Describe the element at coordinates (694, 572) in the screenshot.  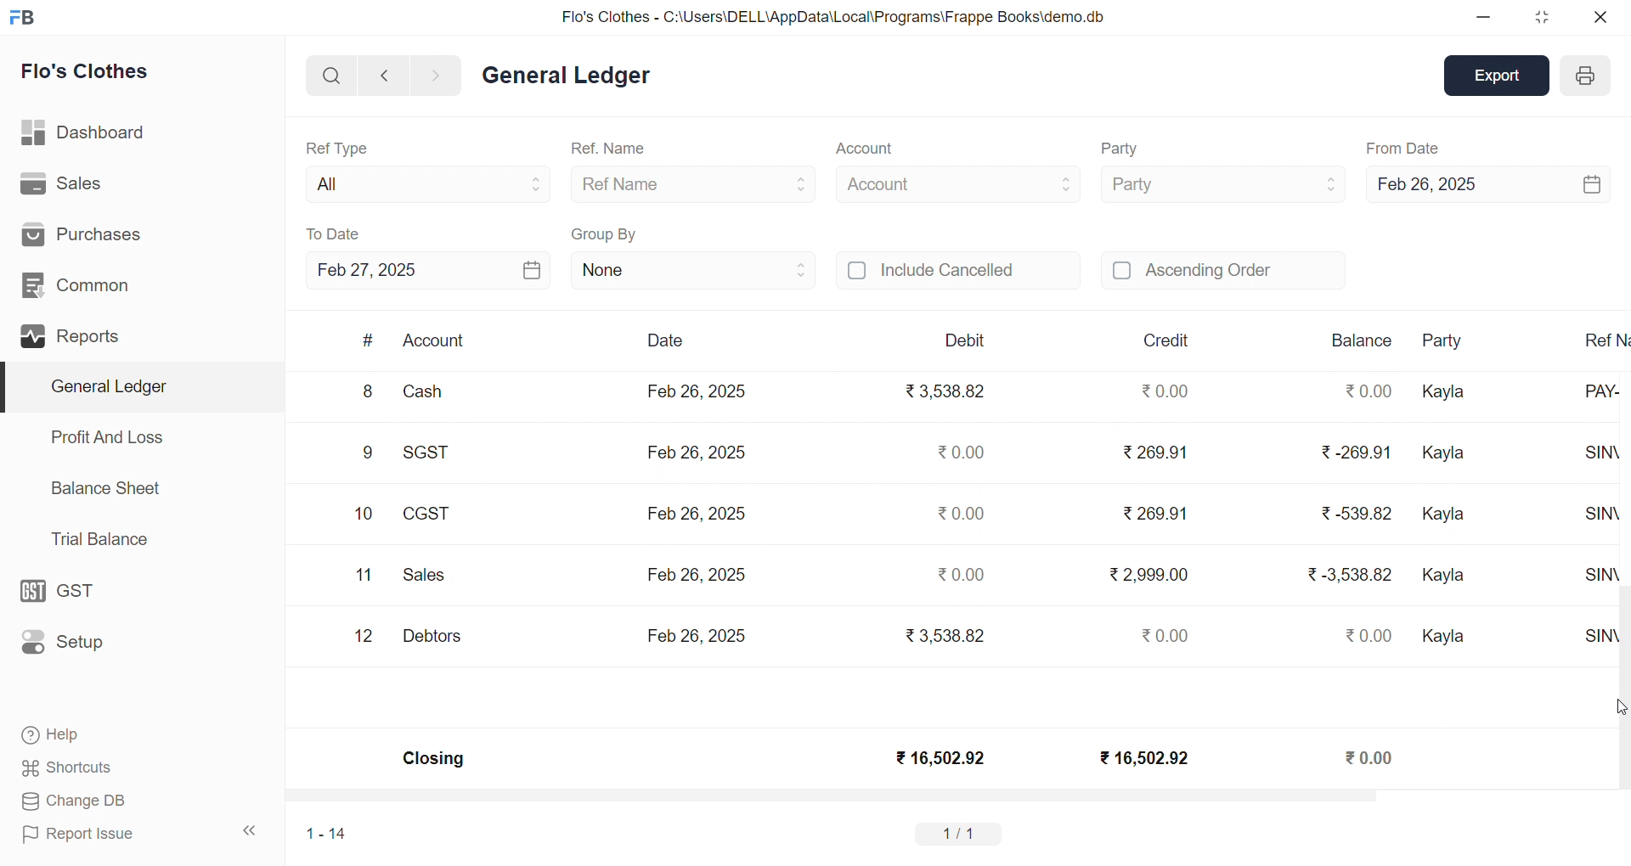
I see `Feb 26, 2025` at that location.